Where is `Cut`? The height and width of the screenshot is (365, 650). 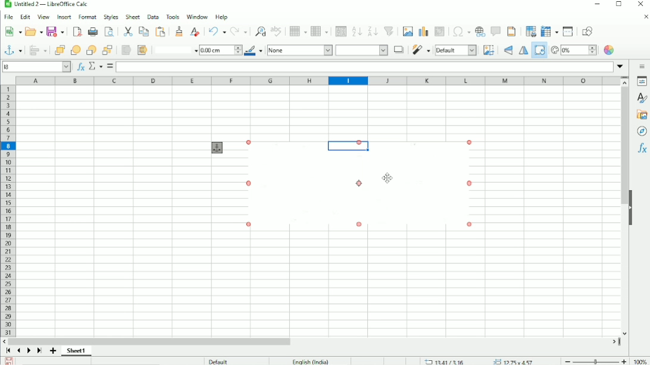 Cut is located at coordinates (128, 32).